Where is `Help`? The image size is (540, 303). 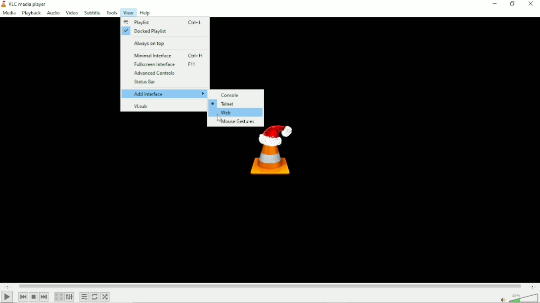 Help is located at coordinates (144, 13).